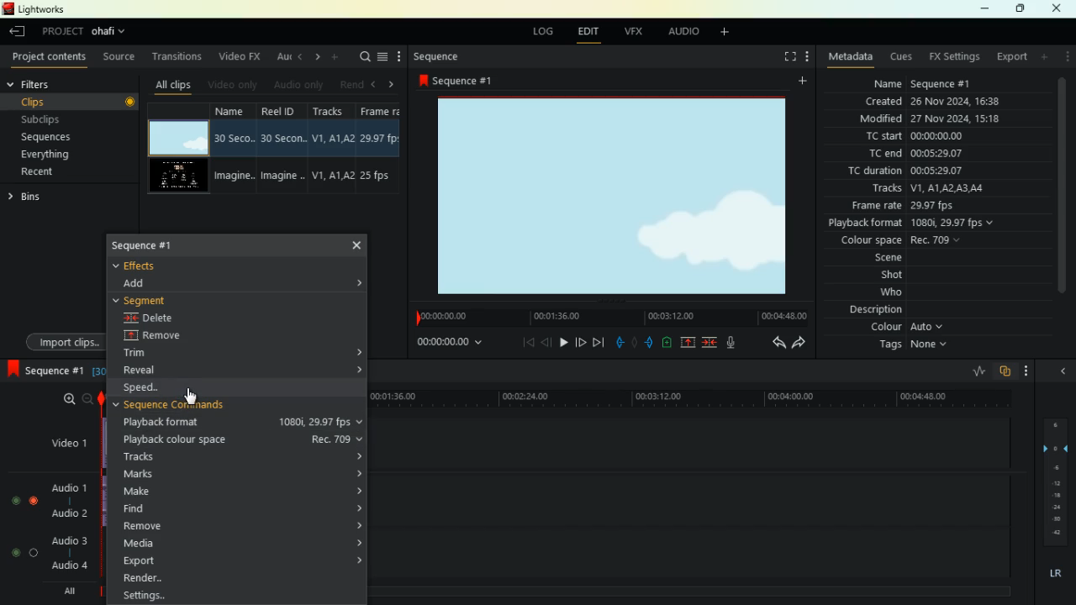 The width and height of the screenshot is (1076, 605). What do you see at coordinates (401, 57) in the screenshot?
I see `more` at bounding box center [401, 57].